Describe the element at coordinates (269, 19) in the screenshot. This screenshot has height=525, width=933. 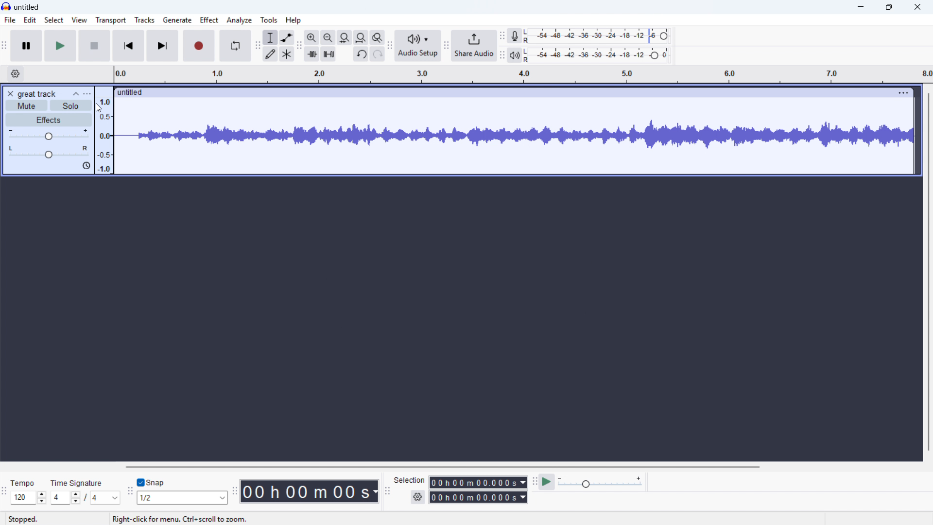
I see `Tools ` at that location.